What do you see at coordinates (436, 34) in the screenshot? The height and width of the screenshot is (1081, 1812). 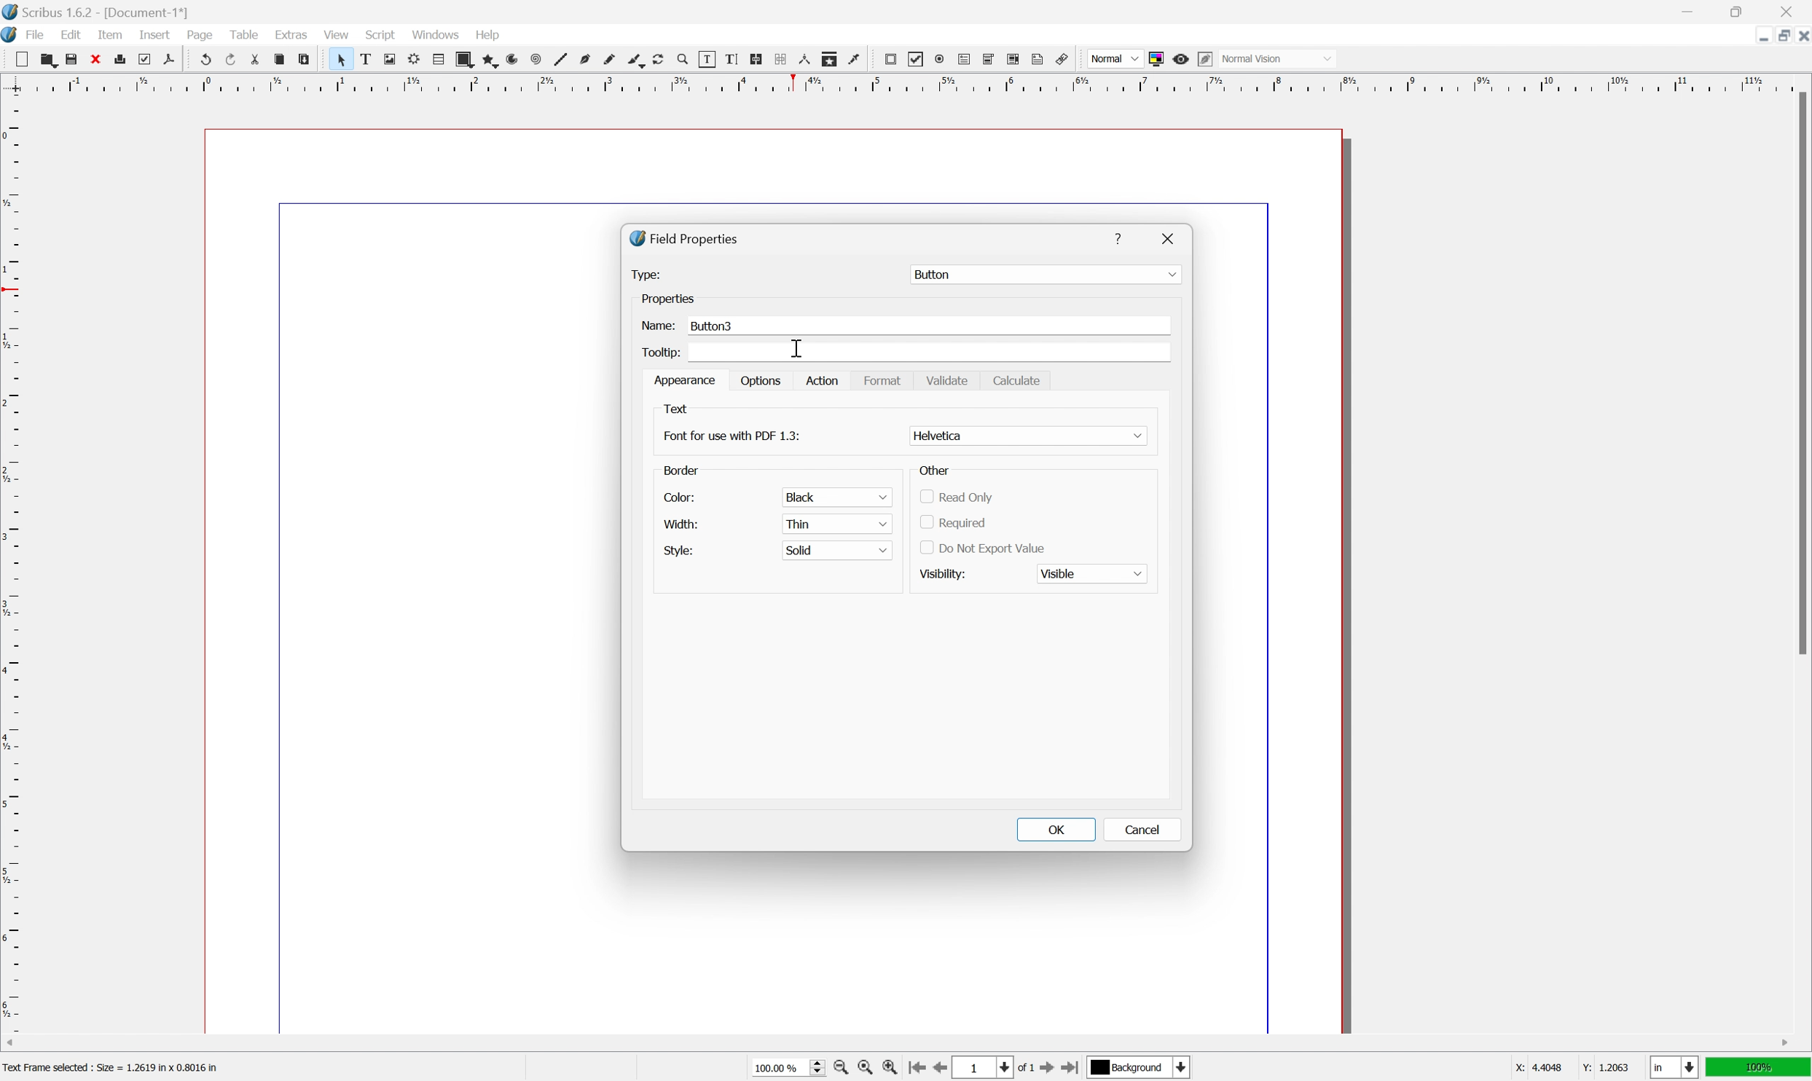 I see `windows` at bounding box center [436, 34].